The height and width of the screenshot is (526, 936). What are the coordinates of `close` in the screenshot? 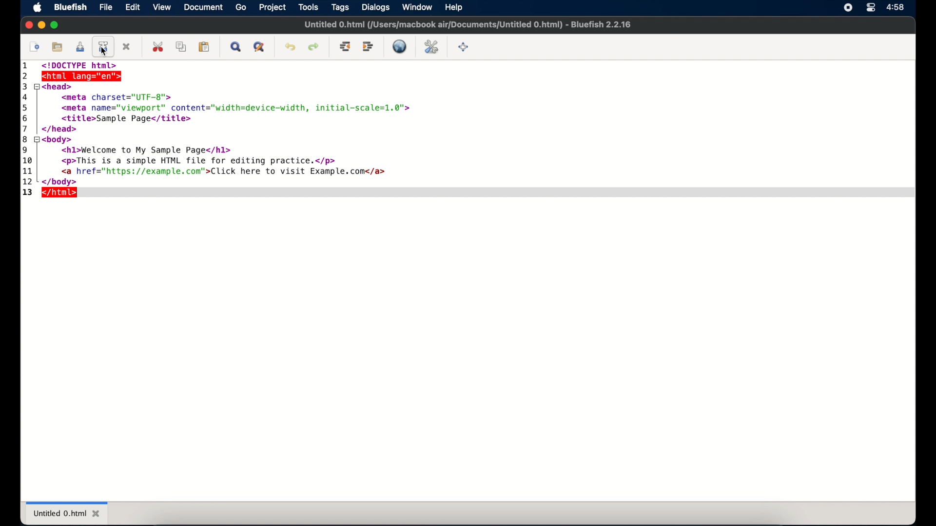 It's located at (127, 47).